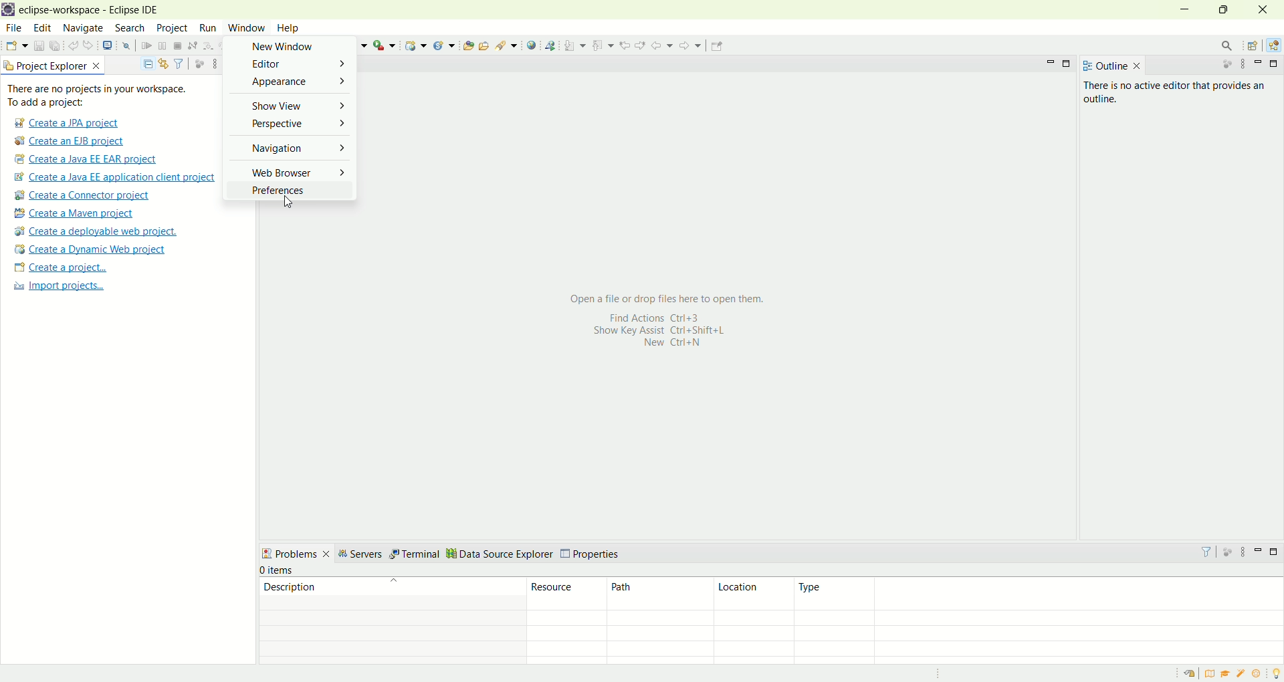 The image size is (1284, 682). I want to click on import projects, so click(57, 286).